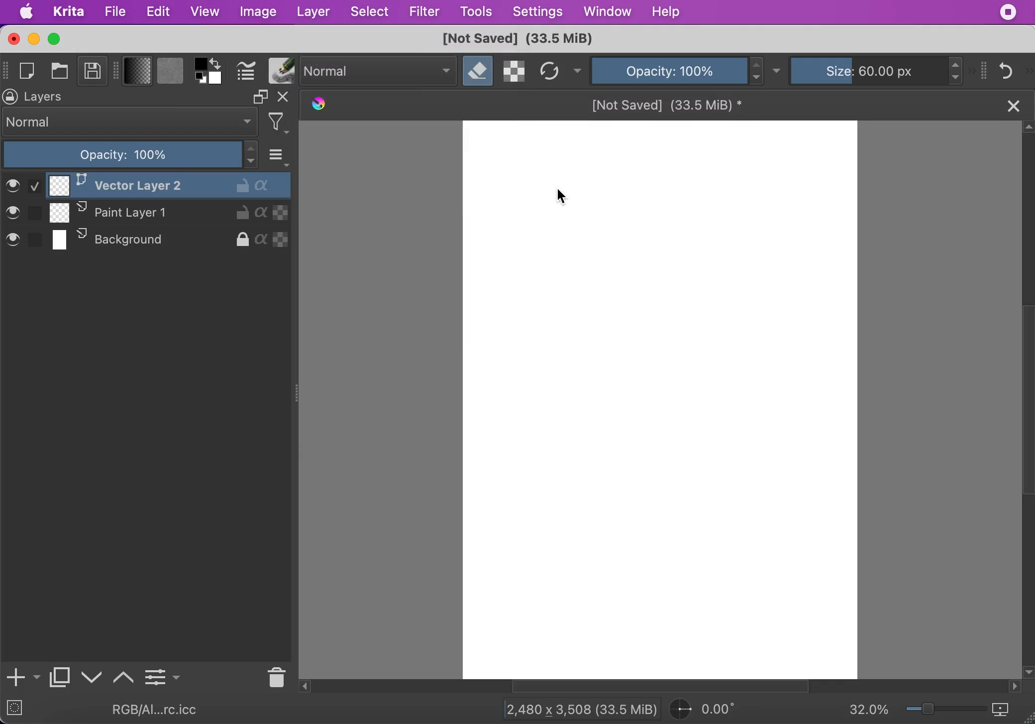 This screenshot has width=1035, height=724. Describe the element at coordinates (201, 63) in the screenshot. I see `set foreground color` at that location.